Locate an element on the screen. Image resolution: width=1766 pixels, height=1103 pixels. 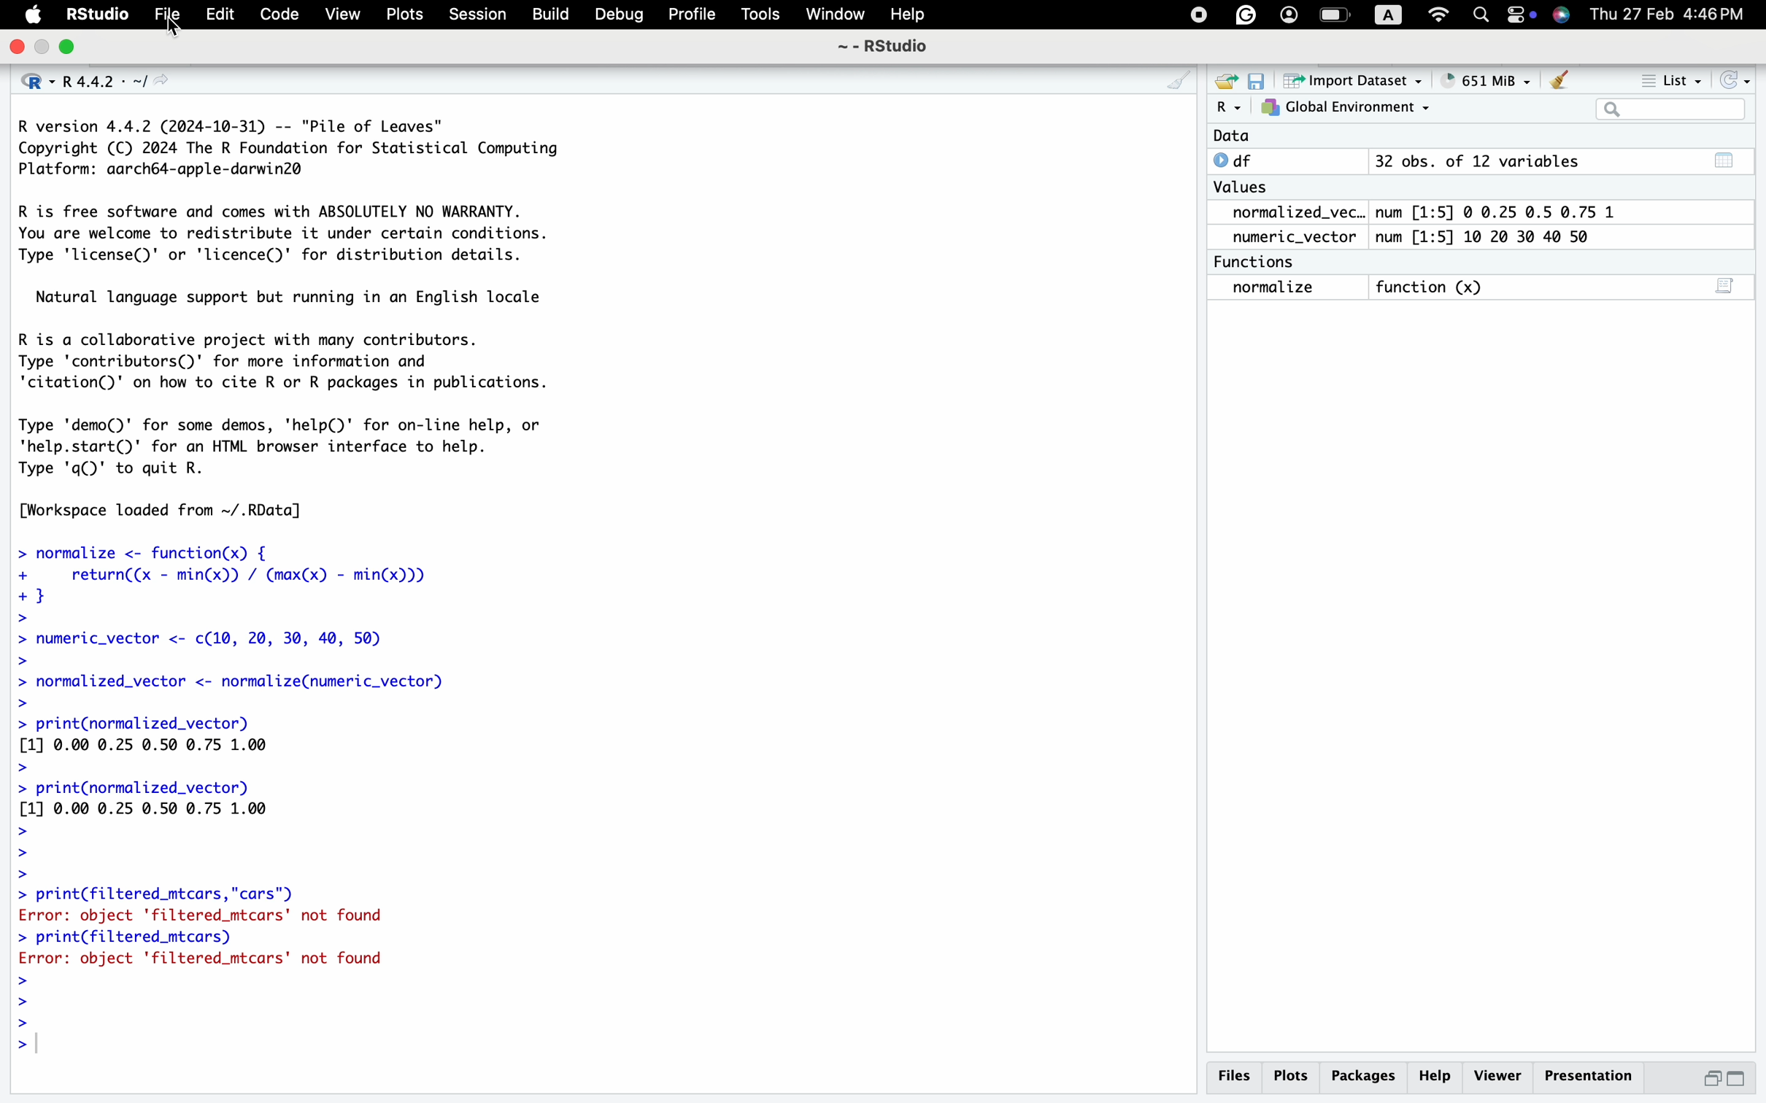
Code is located at coordinates (271, 13).